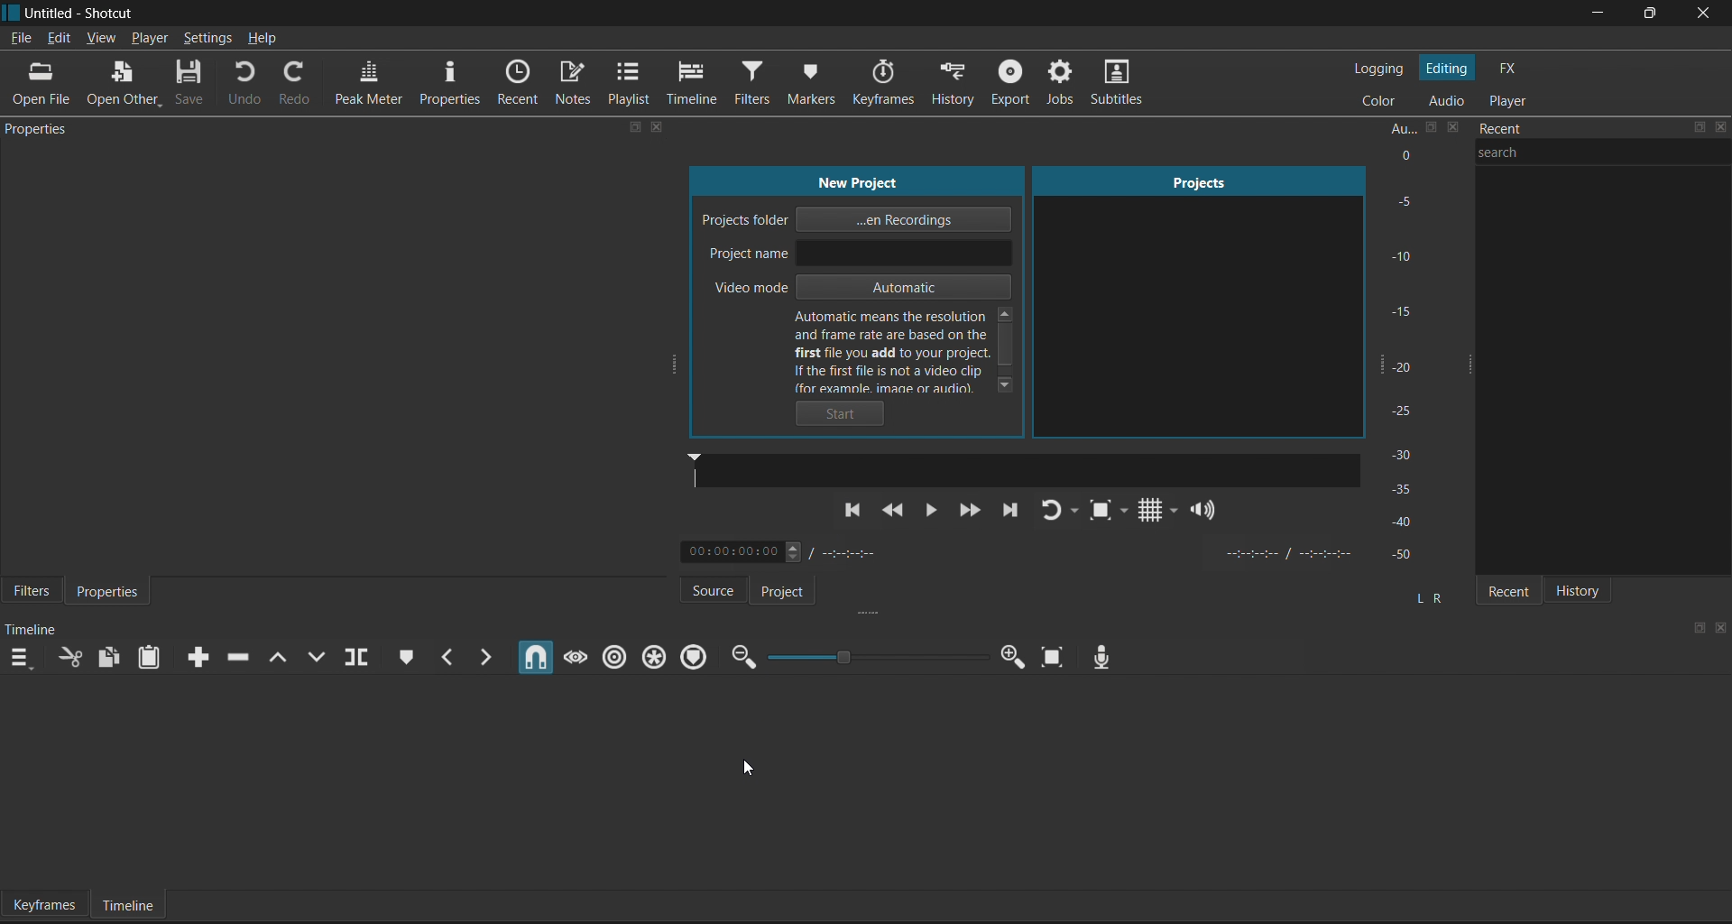 The height and width of the screenshot is (924, 1732). Describe the element at coordinates (145, 660) in the screenshot. I see `Paste` at that location.